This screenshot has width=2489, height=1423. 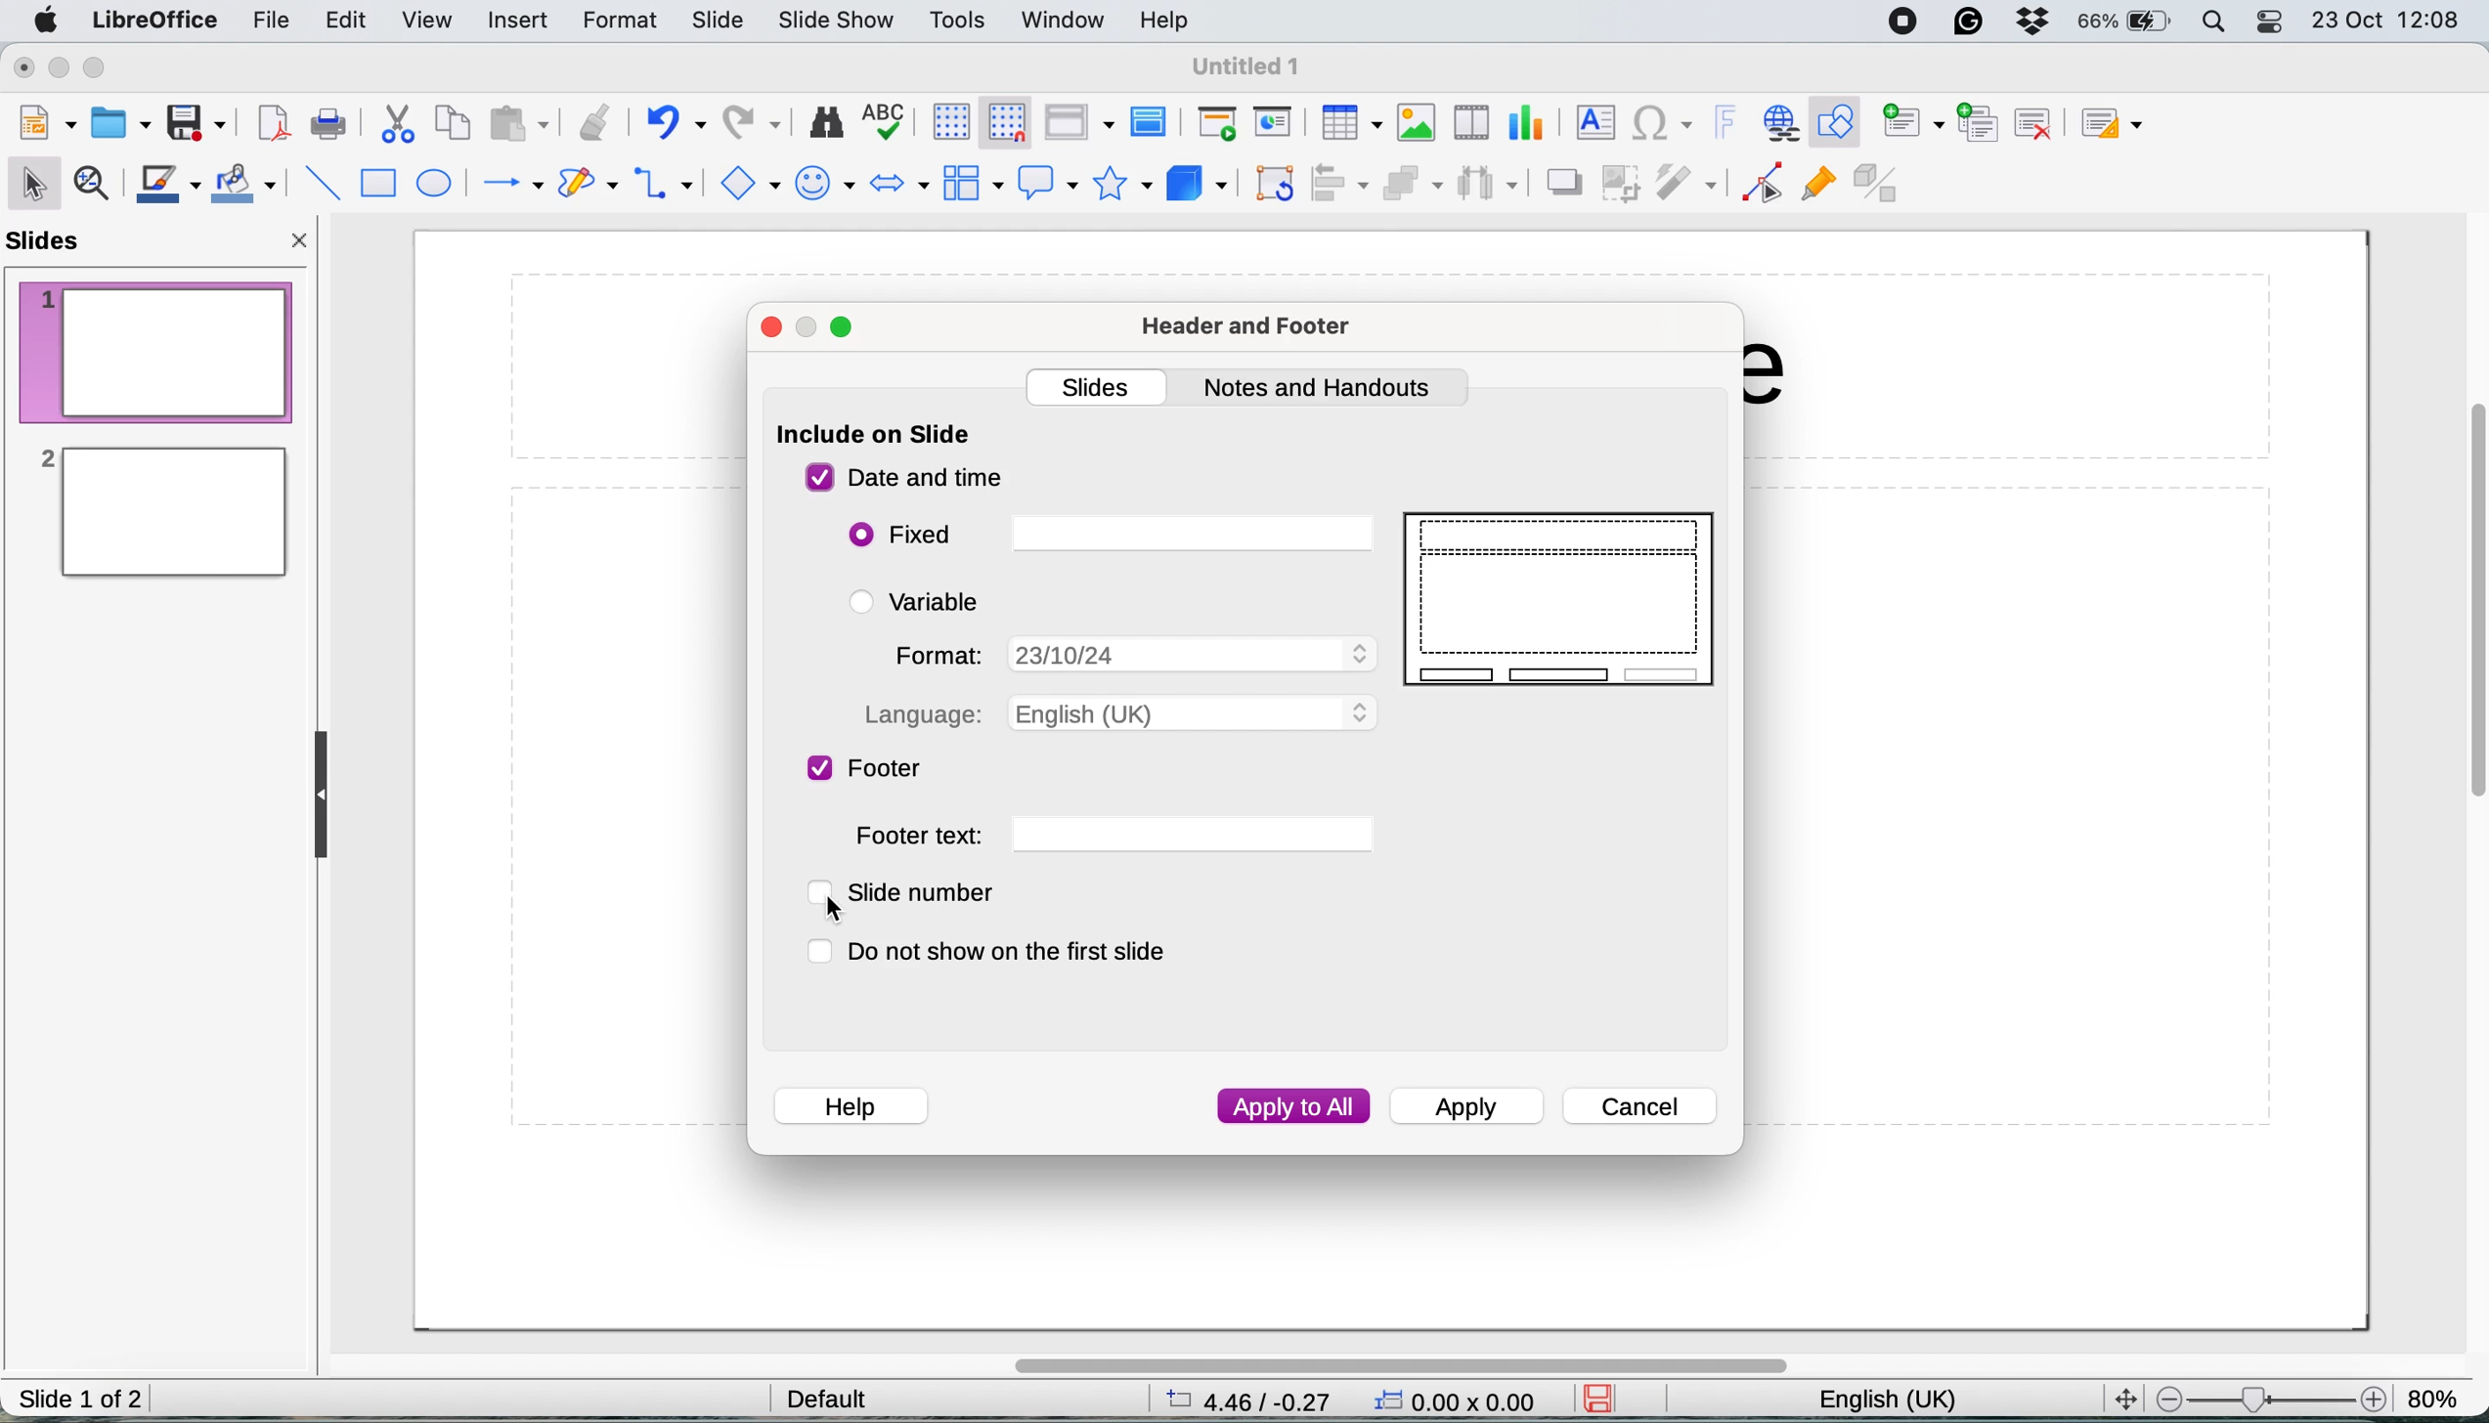 I want to click on slide, so click(x=1565, y=600).